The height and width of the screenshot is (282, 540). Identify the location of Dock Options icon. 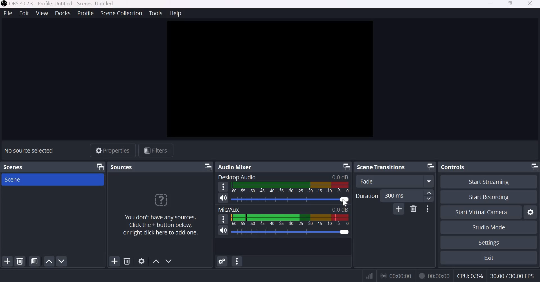
(533, 167).